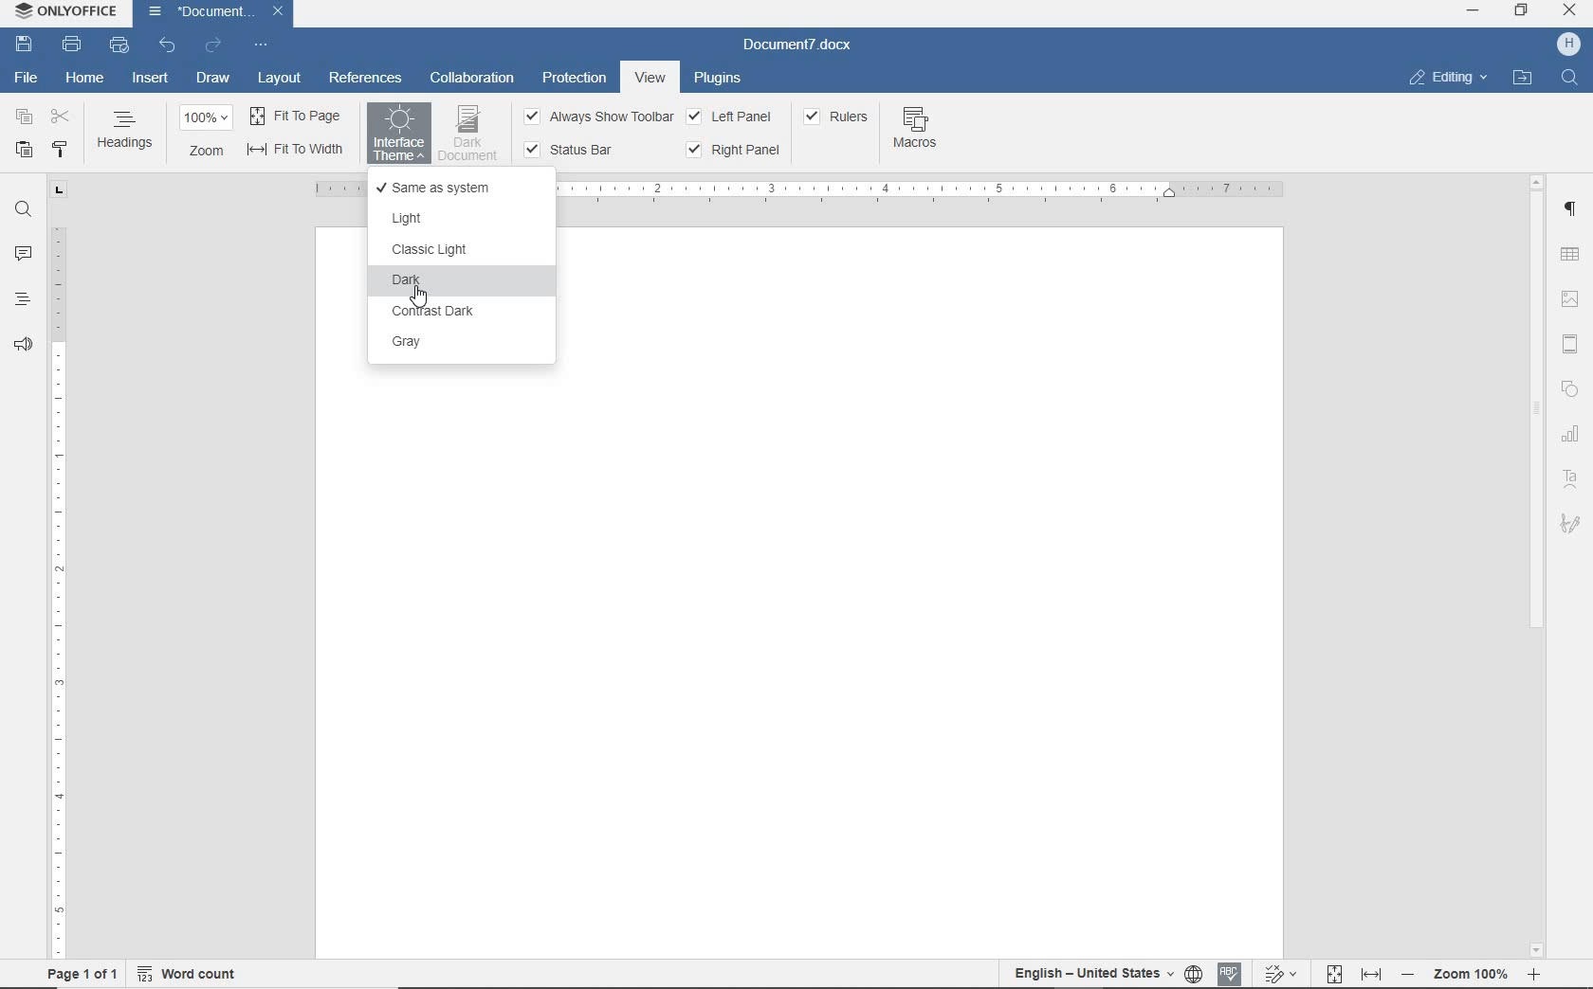 This screenshot has width=1593, height=989. I want to click on REFERENCES, so click(366, 77).